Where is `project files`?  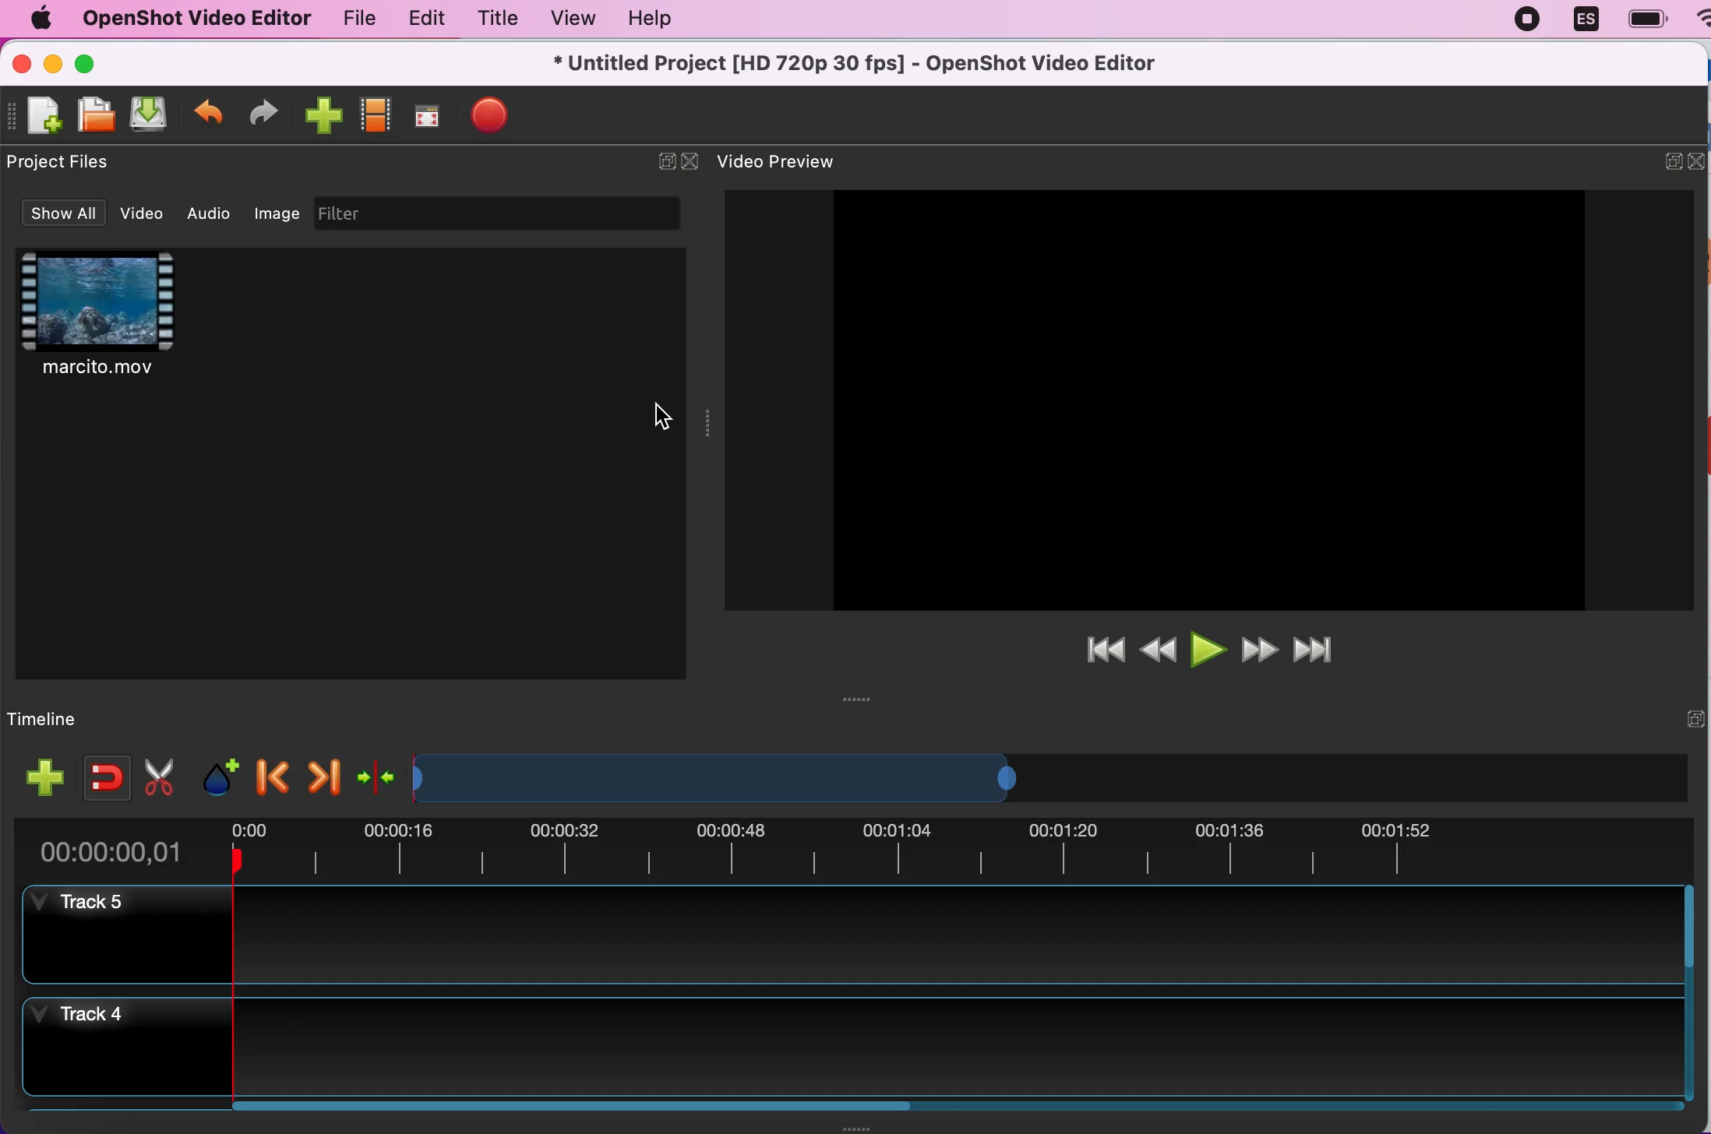
project files is located at coordinates (61, 160).